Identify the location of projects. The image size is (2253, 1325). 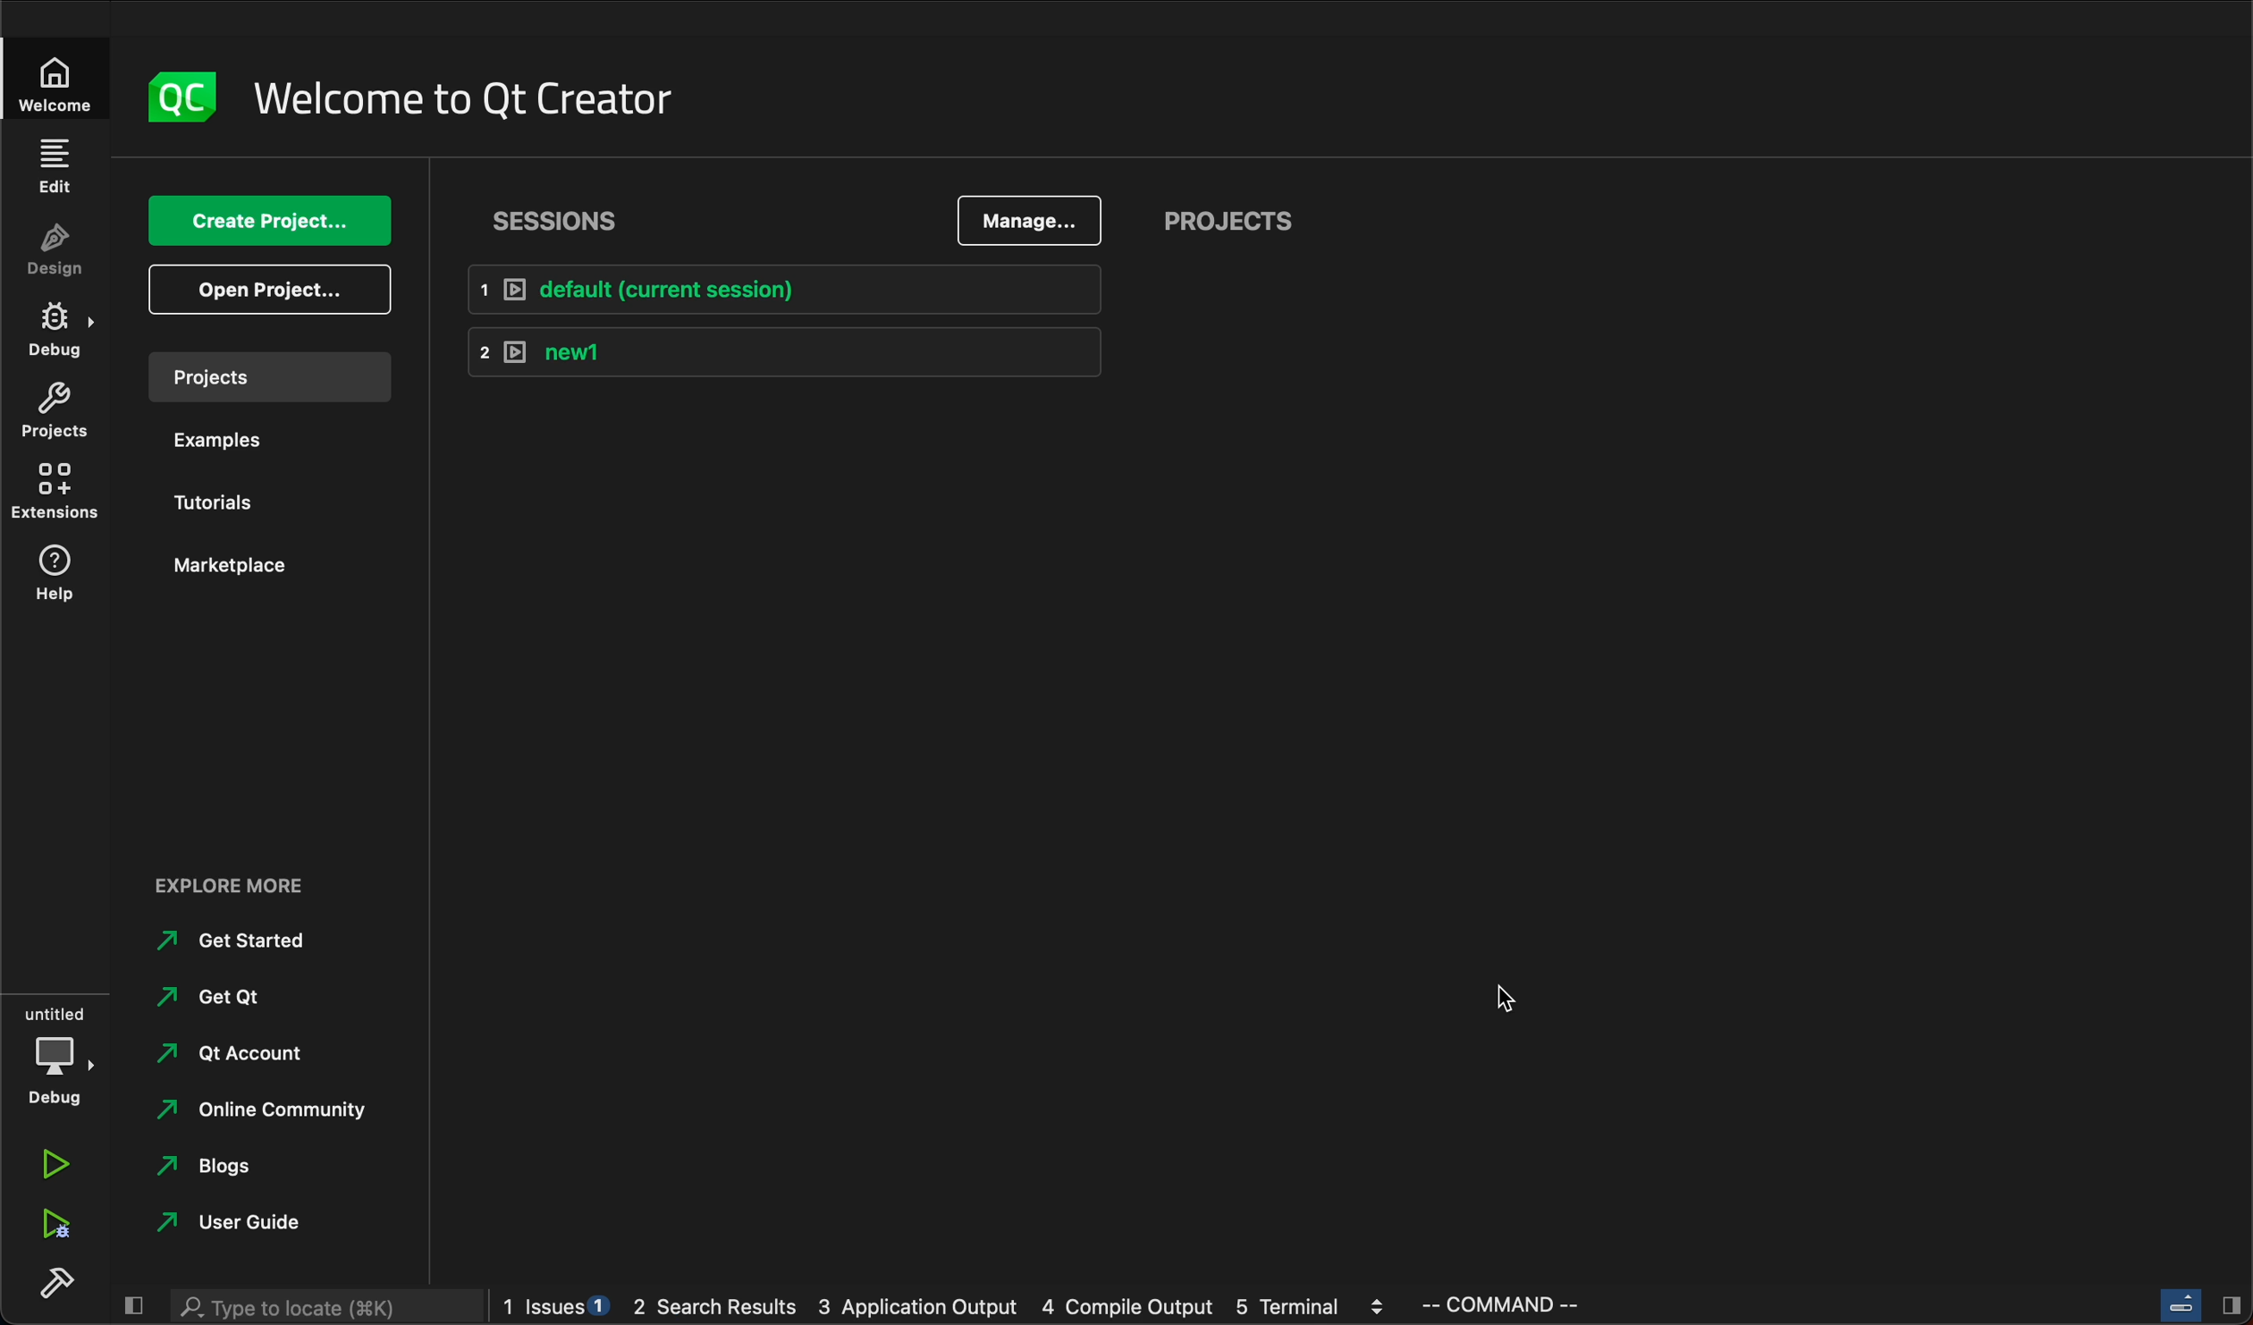
(54, 409).